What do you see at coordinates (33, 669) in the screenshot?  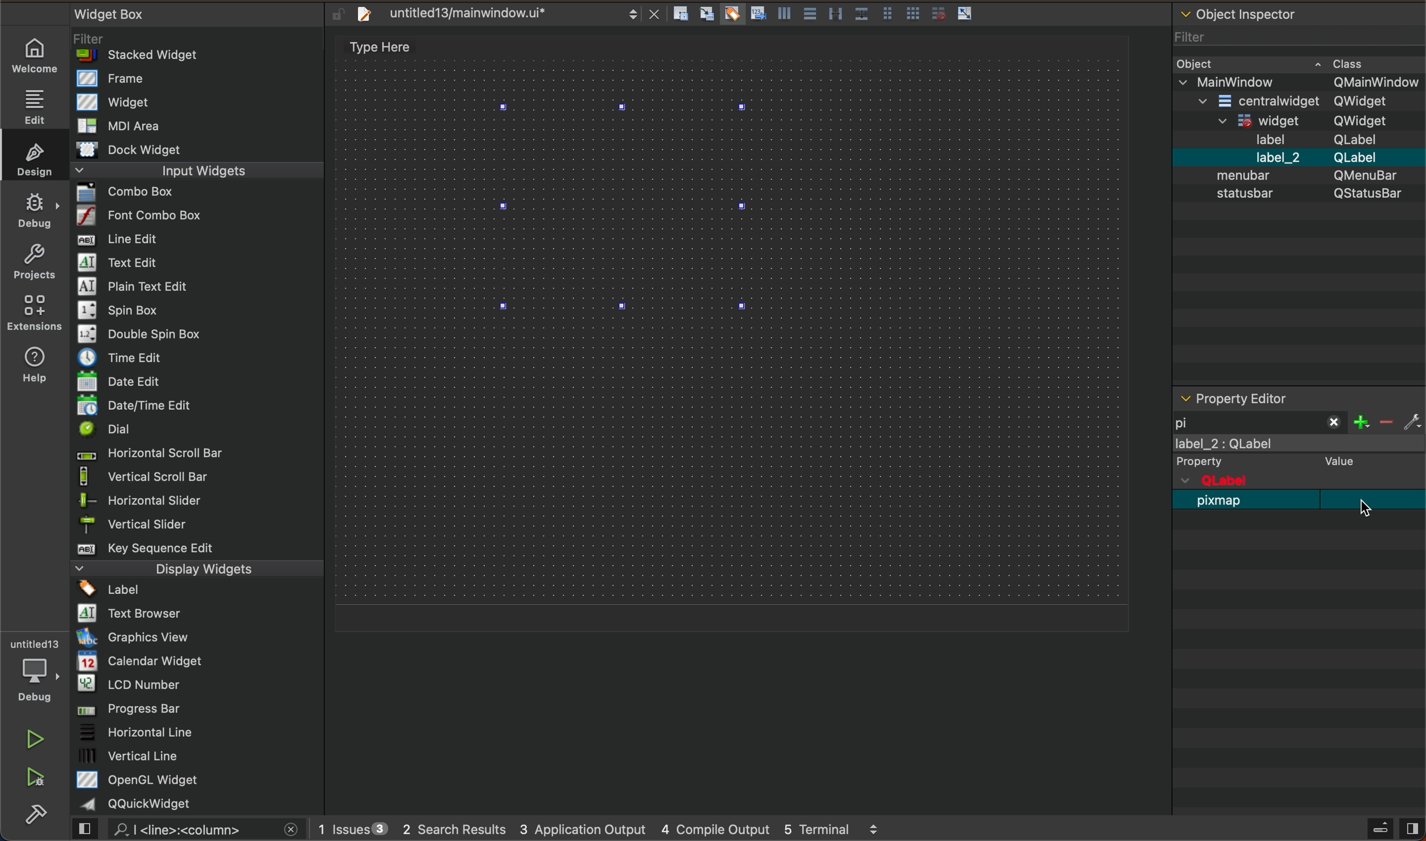 I see `debugger` at bounding box center [33, 669].